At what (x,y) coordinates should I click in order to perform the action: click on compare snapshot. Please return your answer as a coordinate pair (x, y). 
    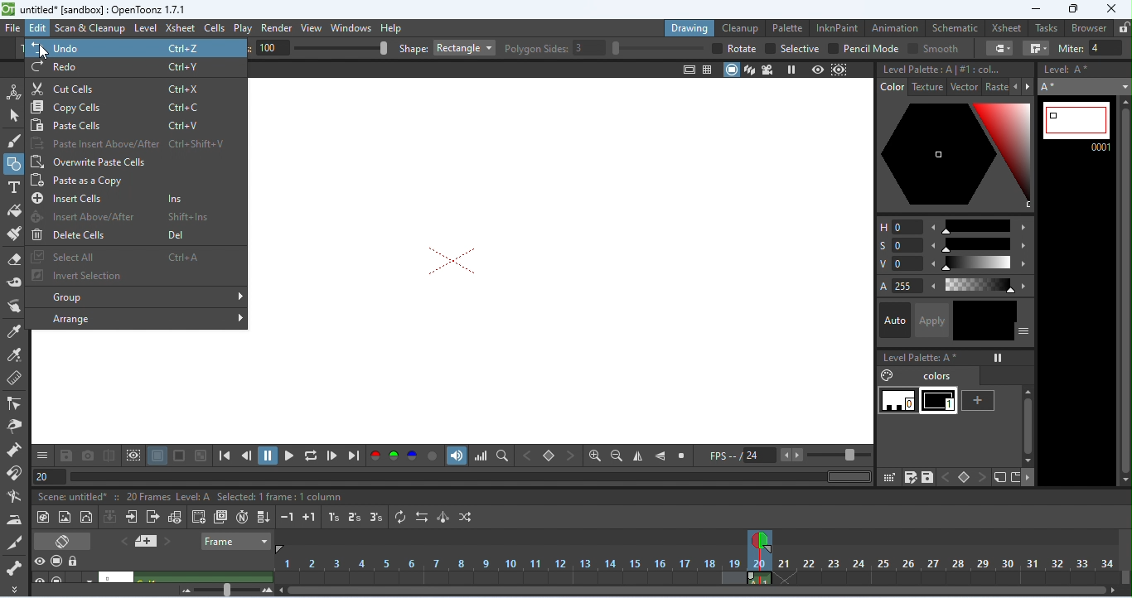
    Looking at the image, I should click on (109, 456).